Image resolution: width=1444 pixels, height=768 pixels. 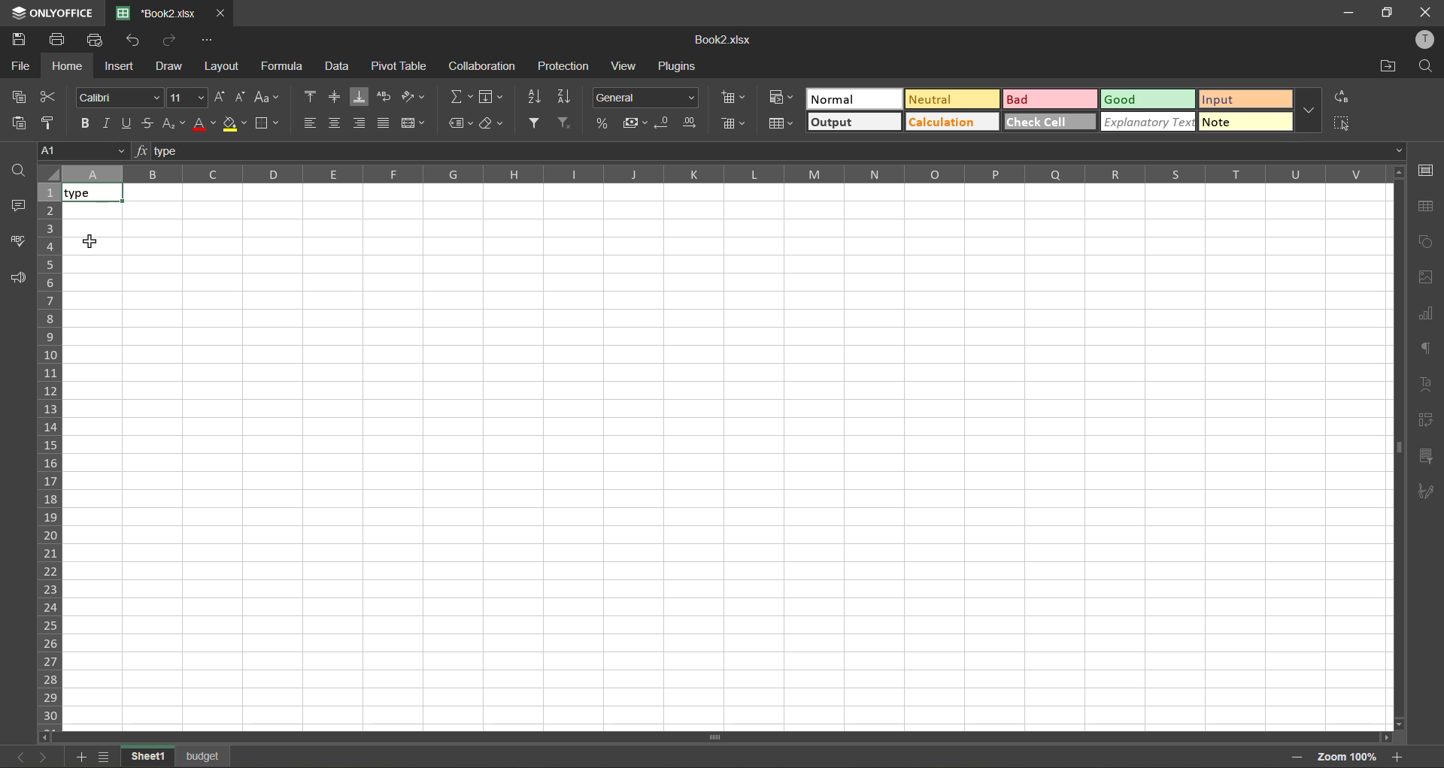 I want to click on paste, so click(x=17, y=122).